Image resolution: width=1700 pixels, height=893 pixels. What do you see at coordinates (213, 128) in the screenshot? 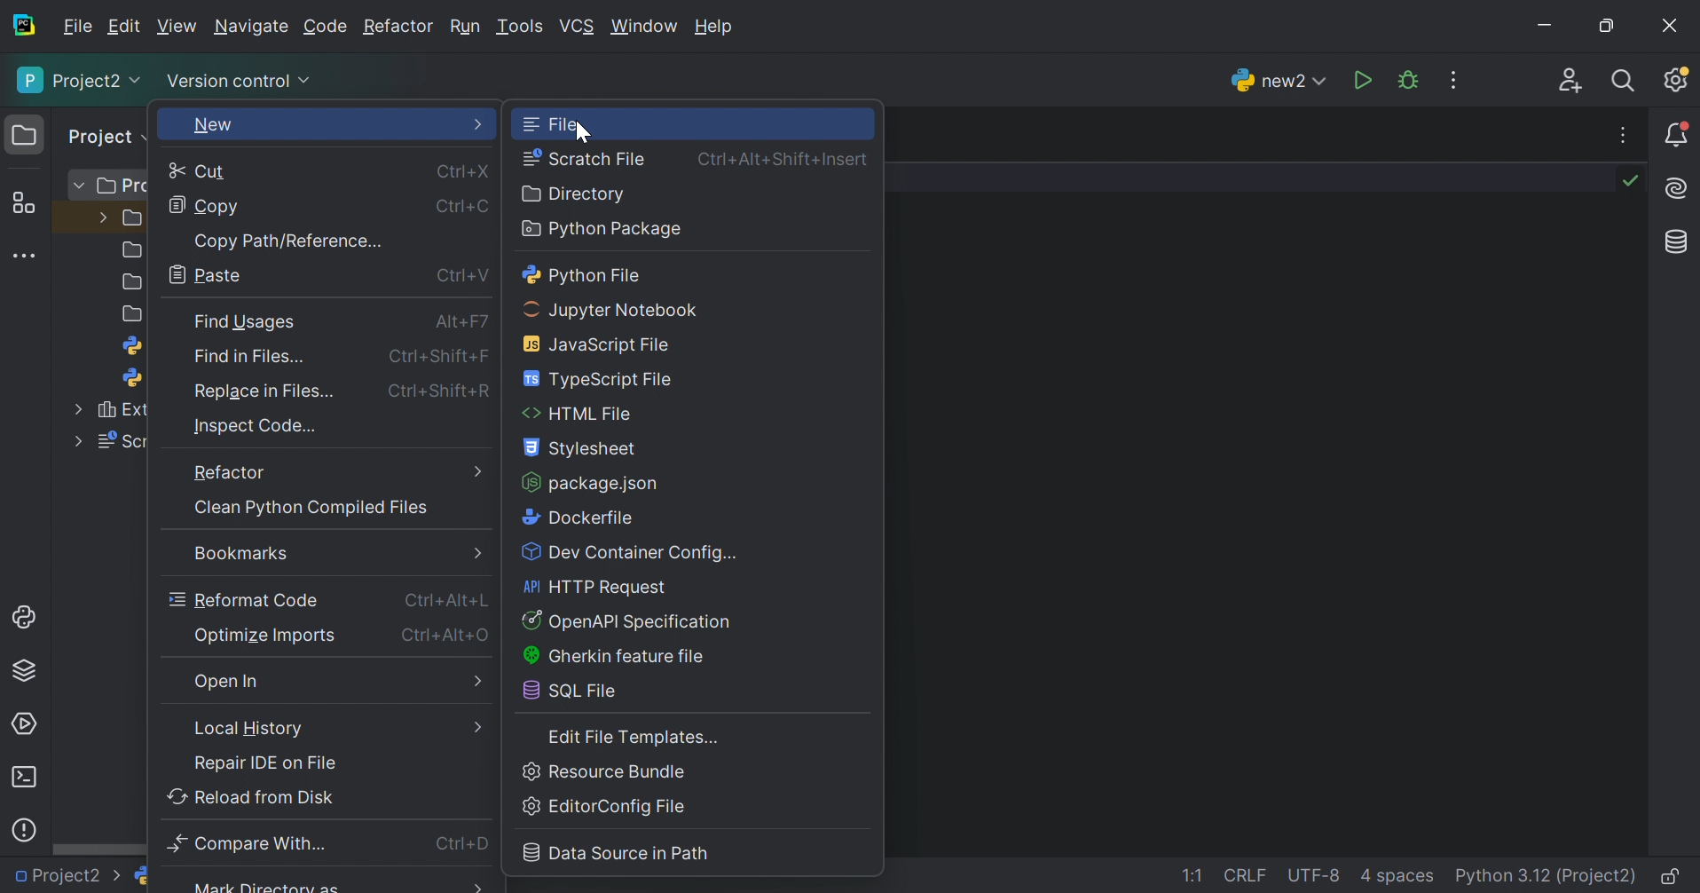
I see `New` at bounding box center [213, 128].